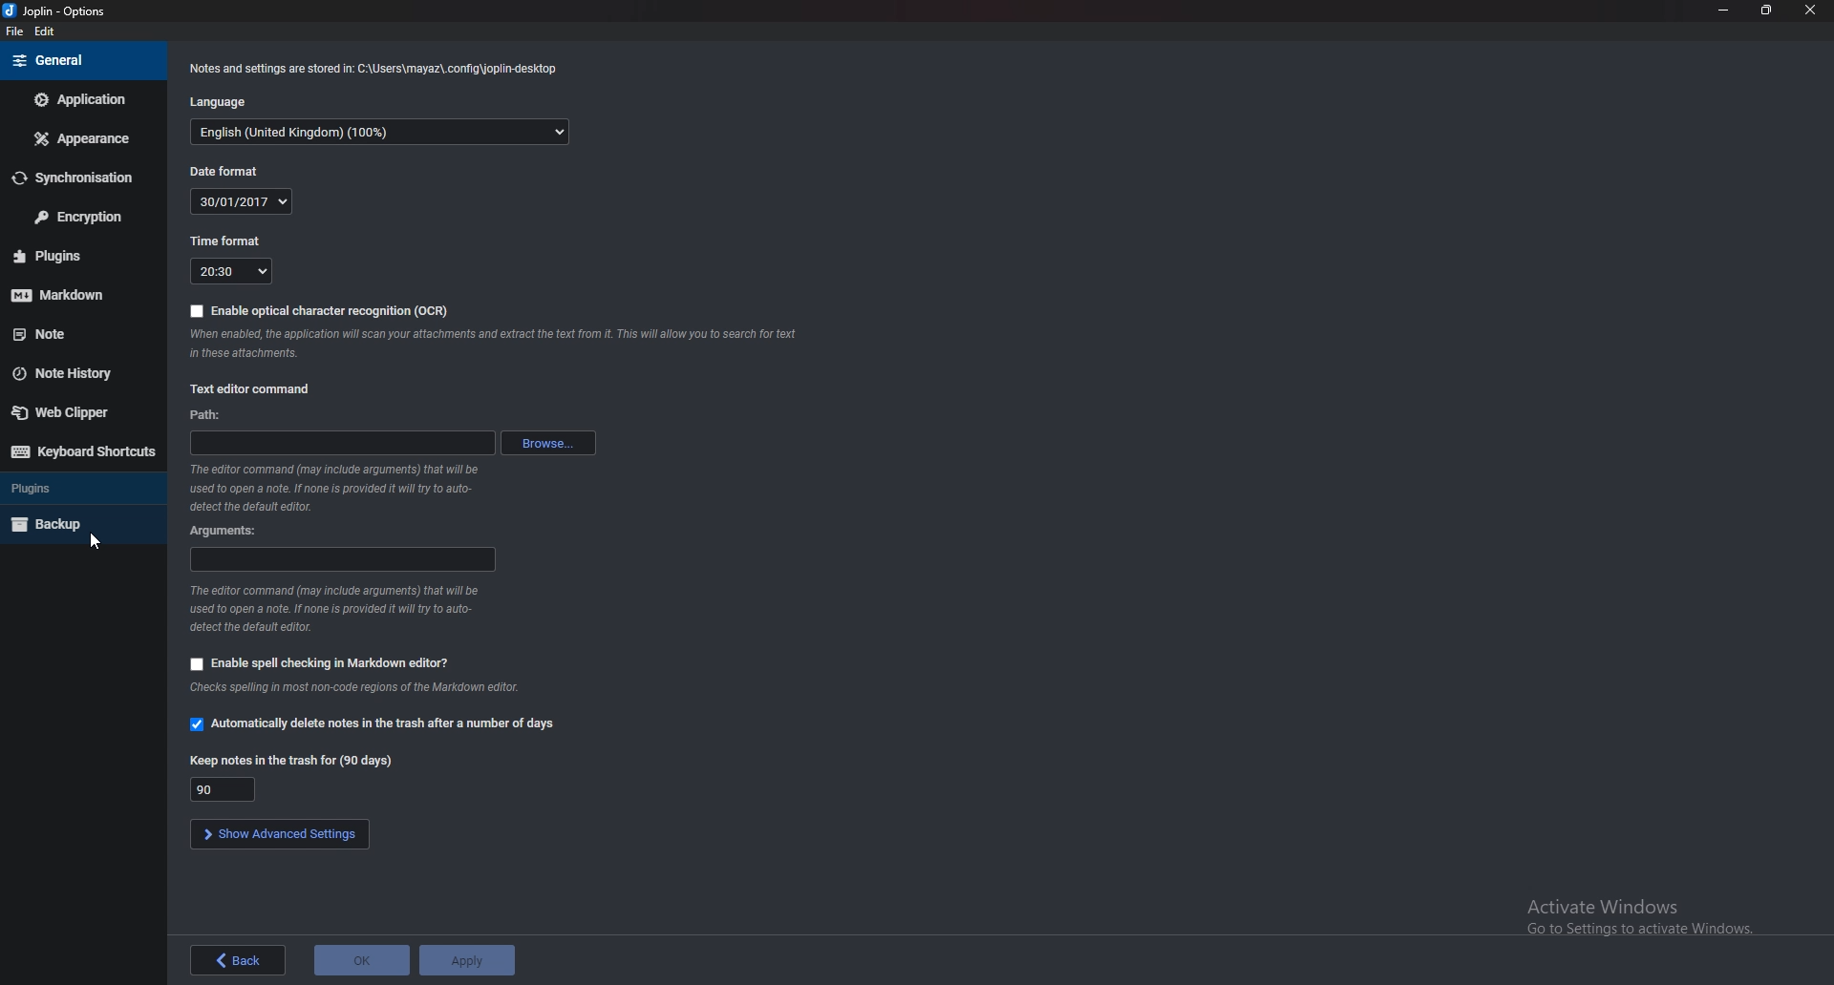 This screenshot has height=985, width=1834. Describe the element at coordinates (328, 609) in the screenshot. I see `info` at that location.